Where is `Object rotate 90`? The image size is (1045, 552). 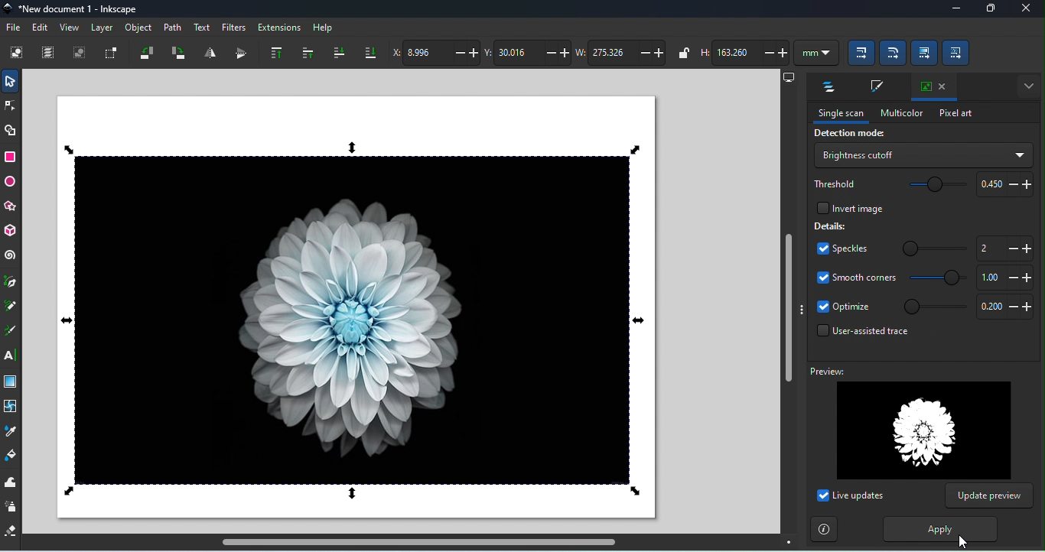 Object rotate 90 is located at coordinates (178, 54).